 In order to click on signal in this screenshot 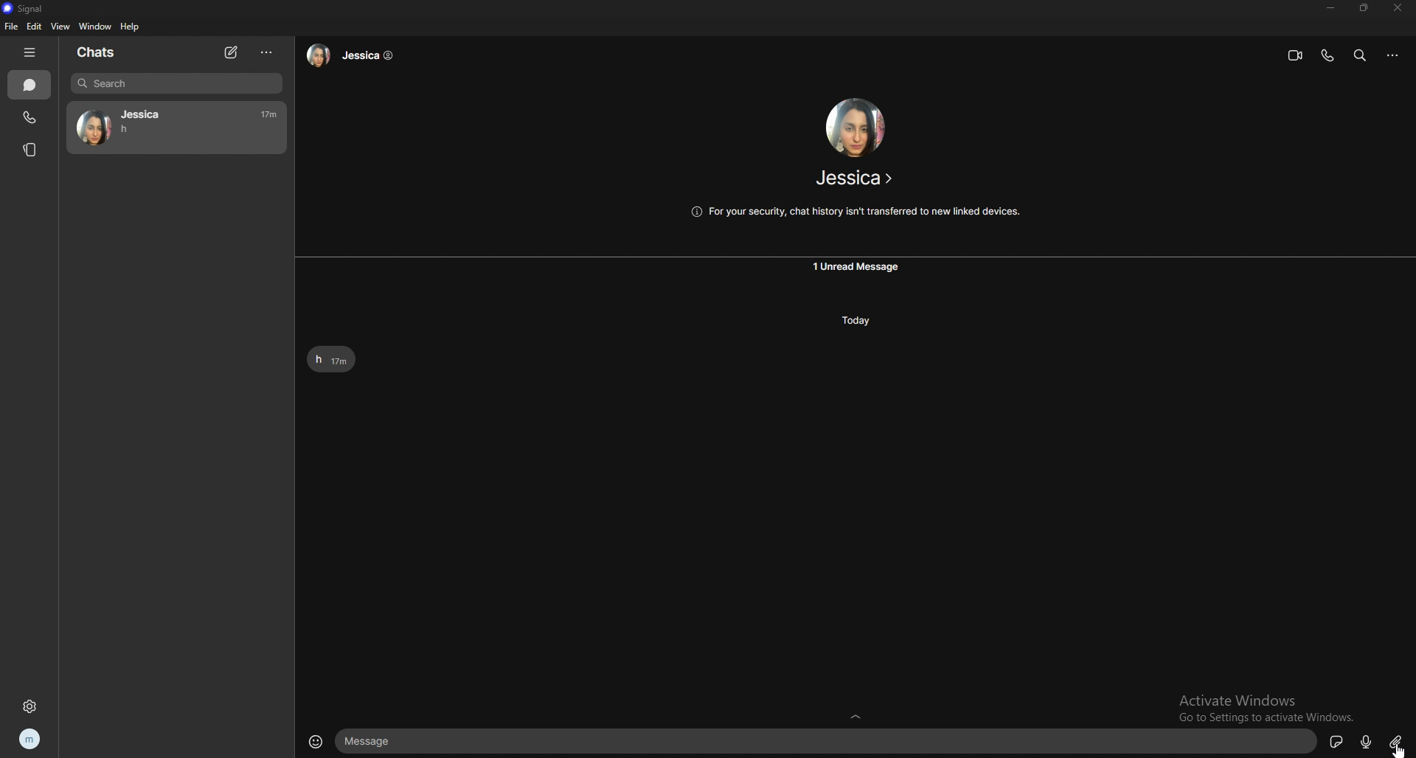, I will do `click(25, 8)`.